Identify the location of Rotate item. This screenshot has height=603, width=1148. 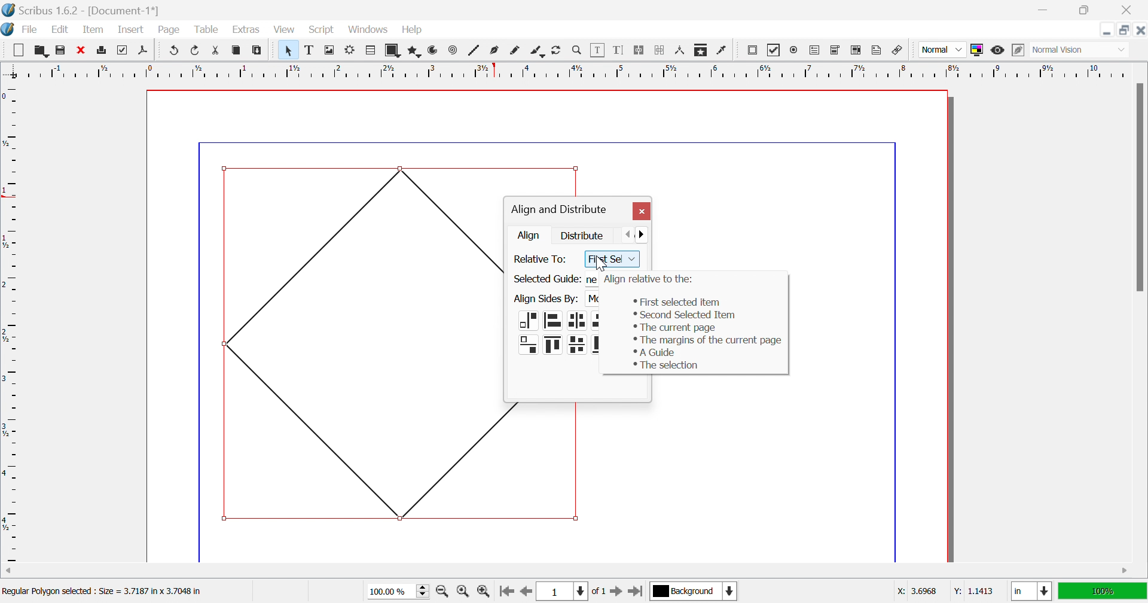
(556, 50).